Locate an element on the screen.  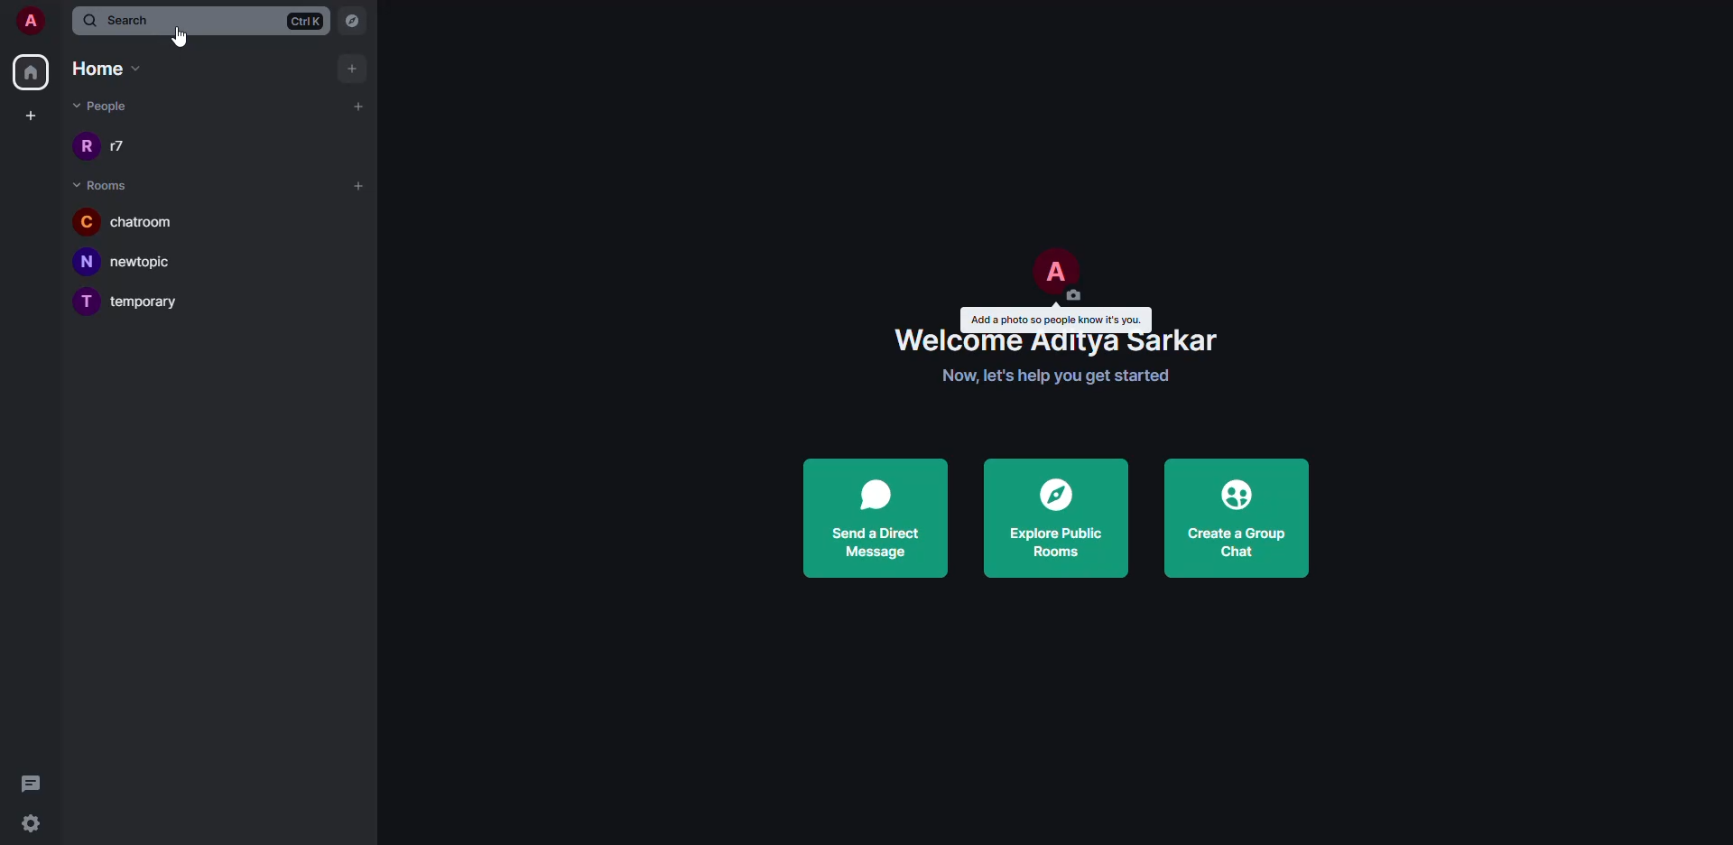
people is located at coordinates (100, 105).